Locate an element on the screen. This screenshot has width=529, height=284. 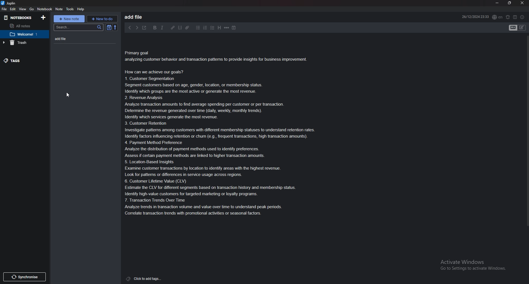
Title is located at coordinates (137, 17).